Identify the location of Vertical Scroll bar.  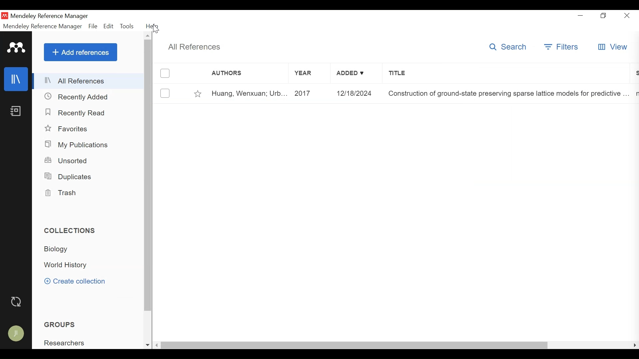
(149, 179).